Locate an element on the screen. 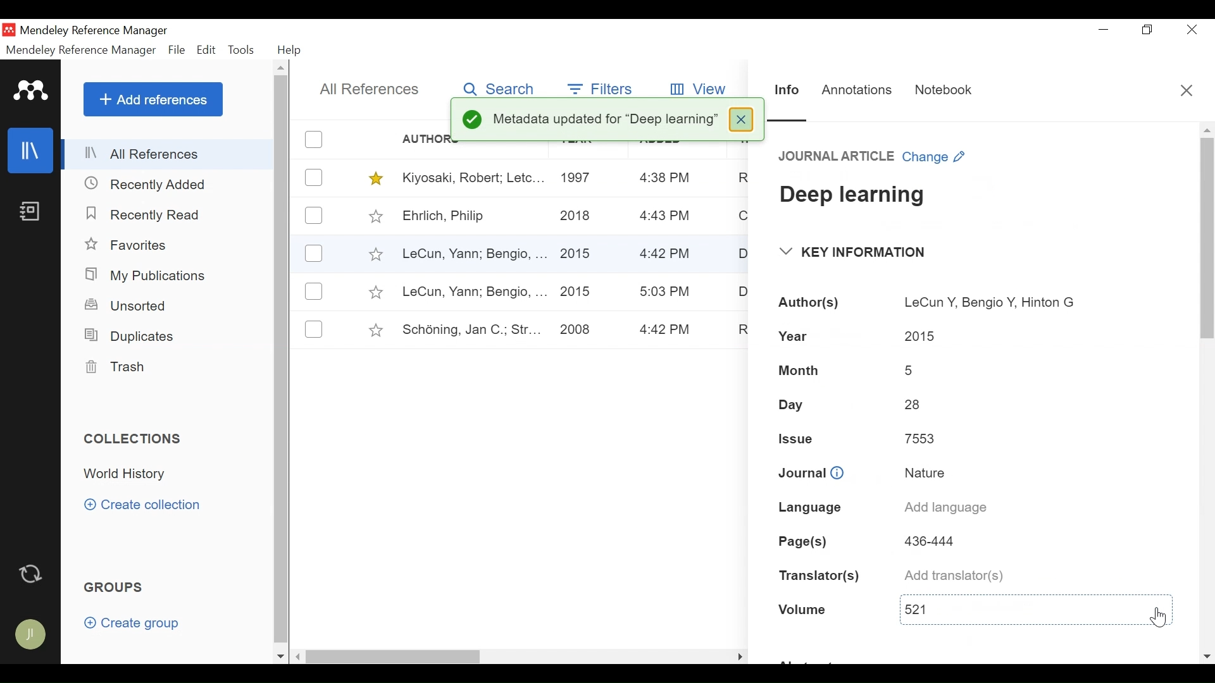 This screenshot has height=683, width=1215. Mendeley Reference Manger is located at coordinates (102, 30).